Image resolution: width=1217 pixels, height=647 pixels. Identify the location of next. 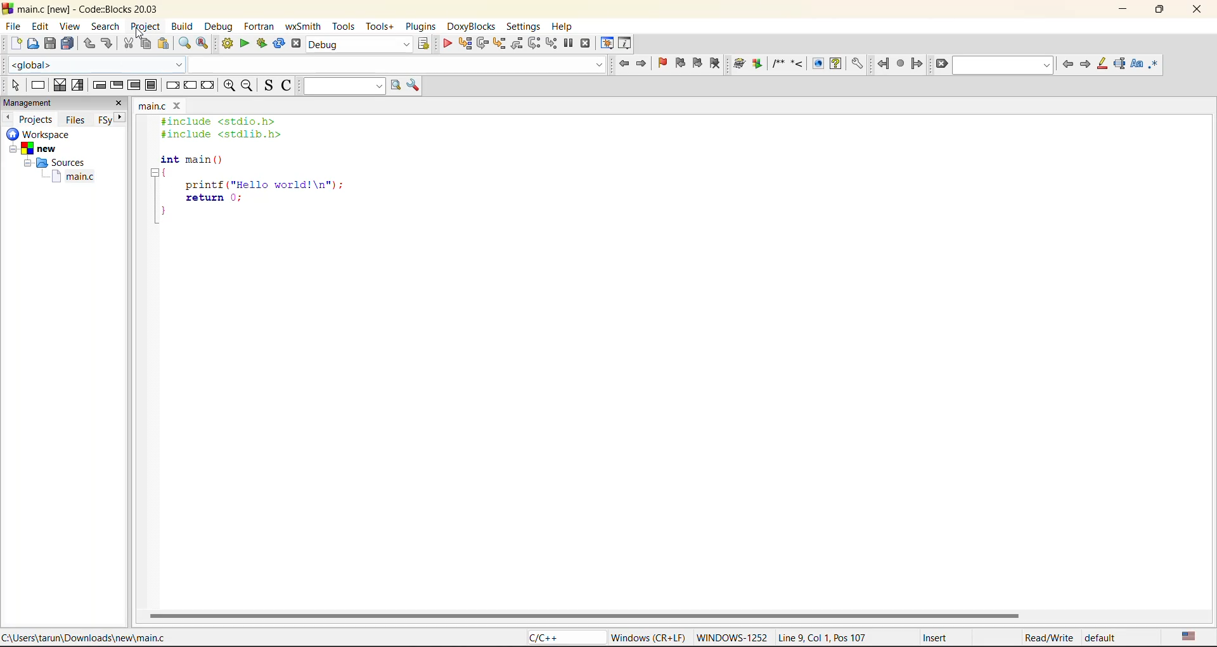
(122, 117).